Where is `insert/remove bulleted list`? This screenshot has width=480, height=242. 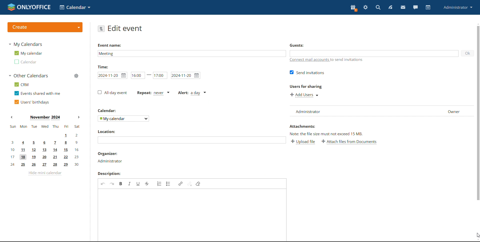
insert/remove bulleted list is located at coordinates (169, 184).